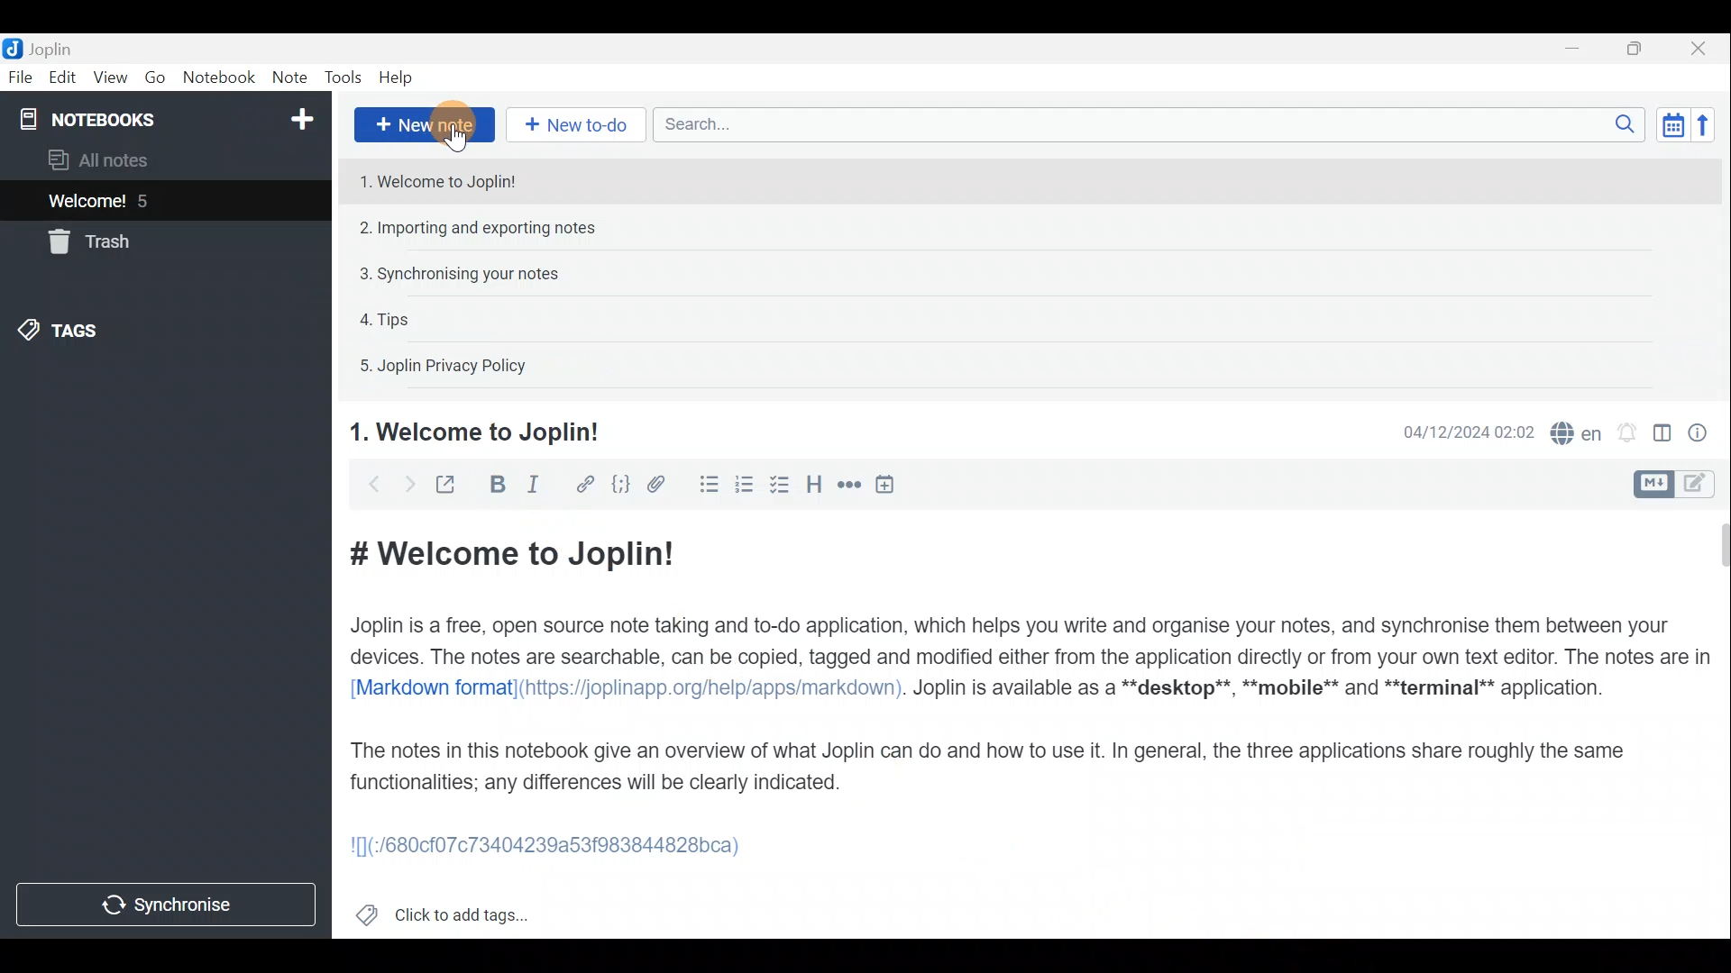  Describe the element at coordinates (407, 484) in the screenshot. I see `Forward` at that location.